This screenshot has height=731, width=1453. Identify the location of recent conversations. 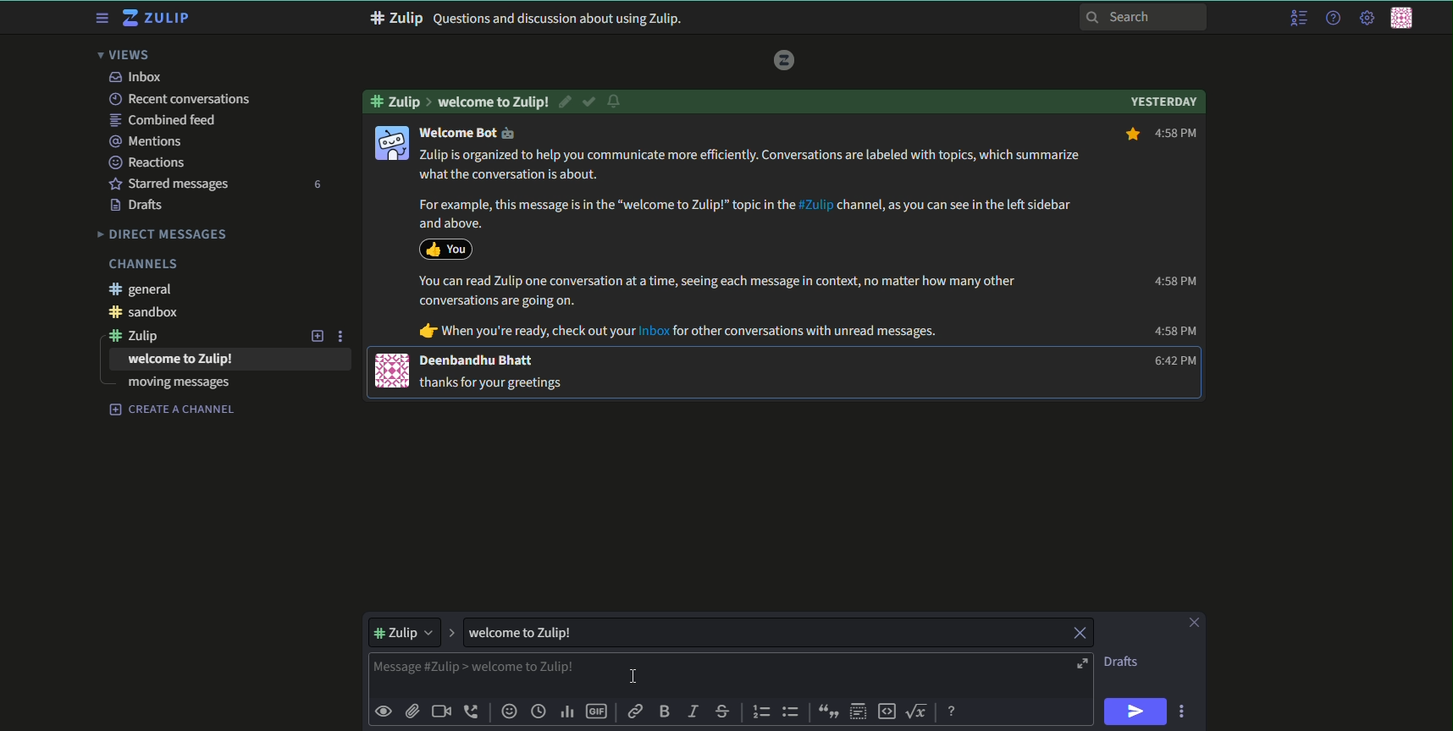
(179, 99).